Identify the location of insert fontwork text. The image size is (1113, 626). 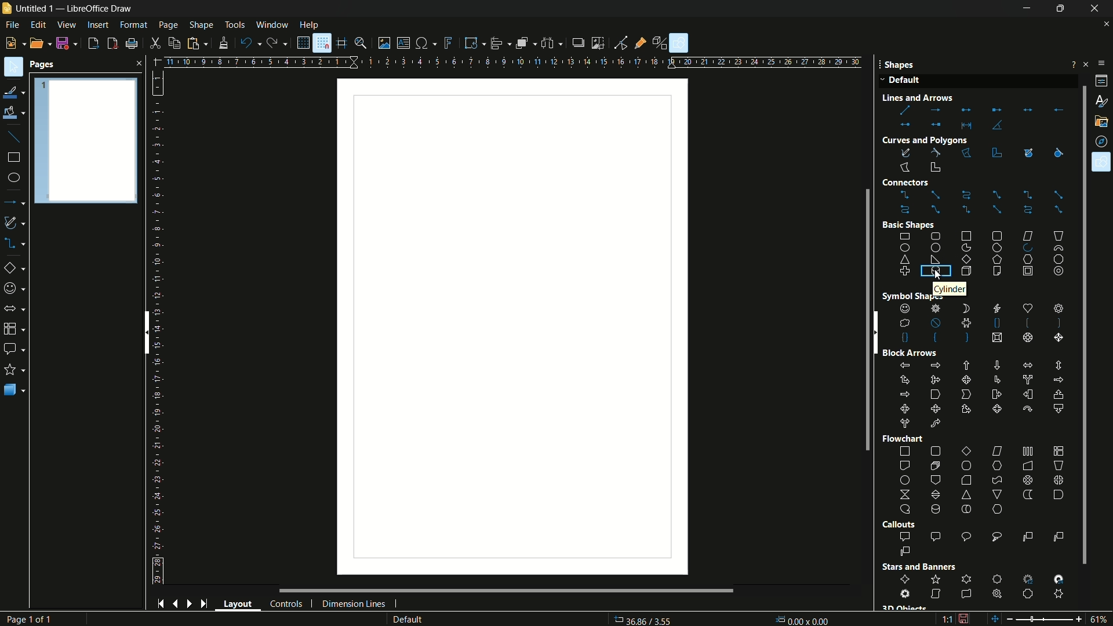
(449, 43).